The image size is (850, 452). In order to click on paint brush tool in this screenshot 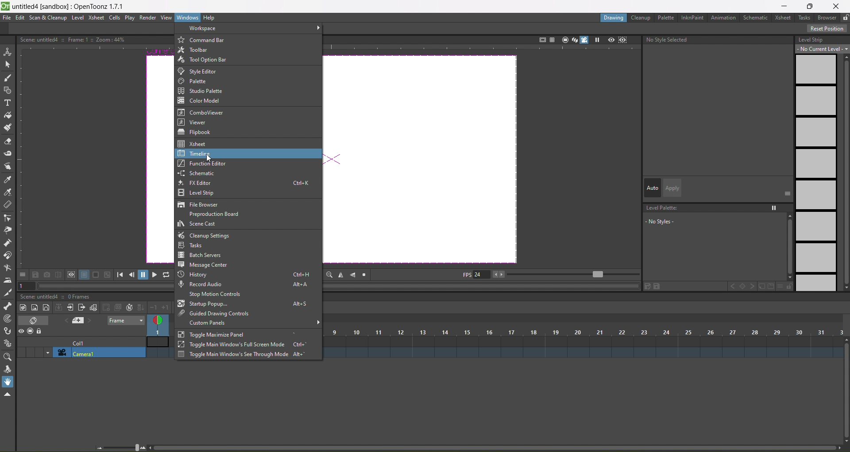, I will do `click(8, 128)`.